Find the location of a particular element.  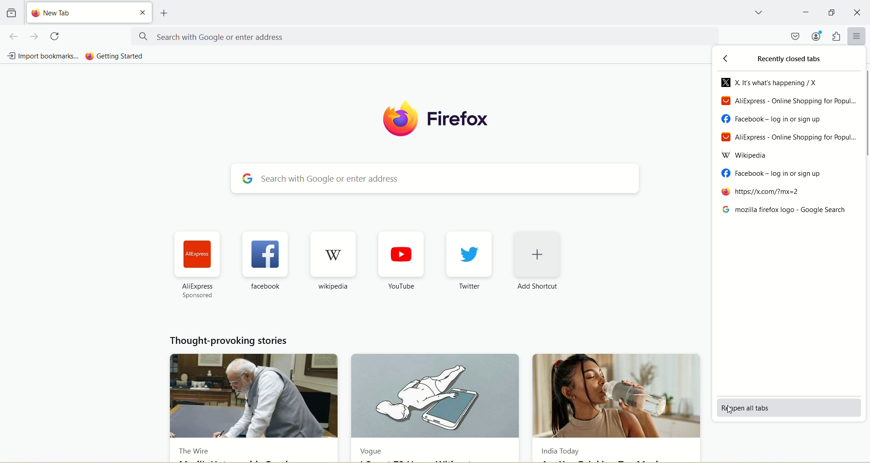

wikipedia is located at coordinates (332, 286).